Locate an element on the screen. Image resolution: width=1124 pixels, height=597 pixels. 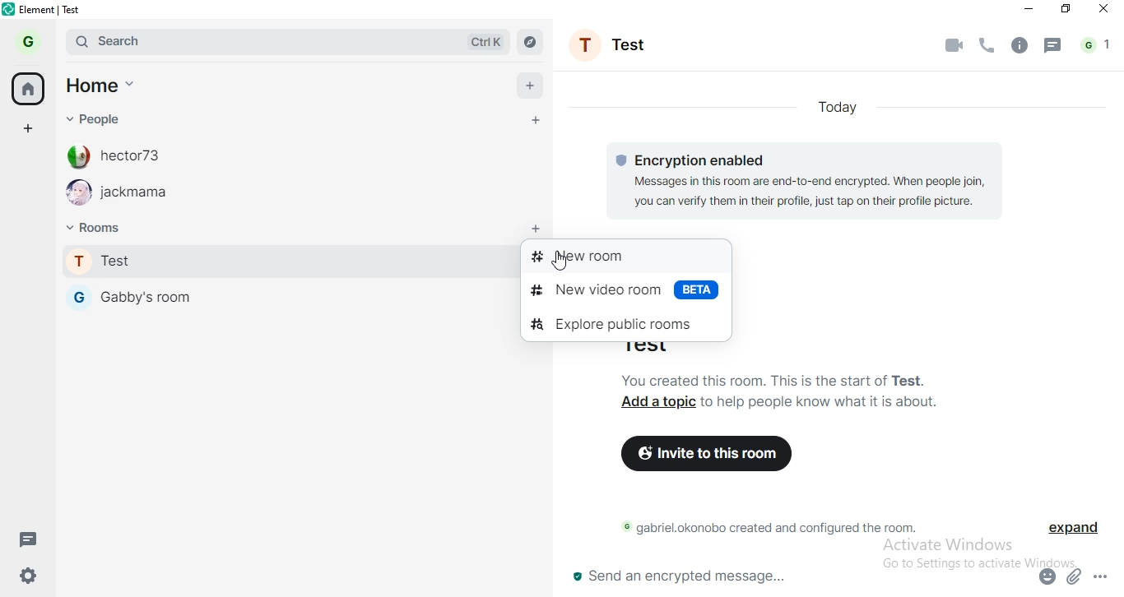
expand is located at coordinates (1074, 527).